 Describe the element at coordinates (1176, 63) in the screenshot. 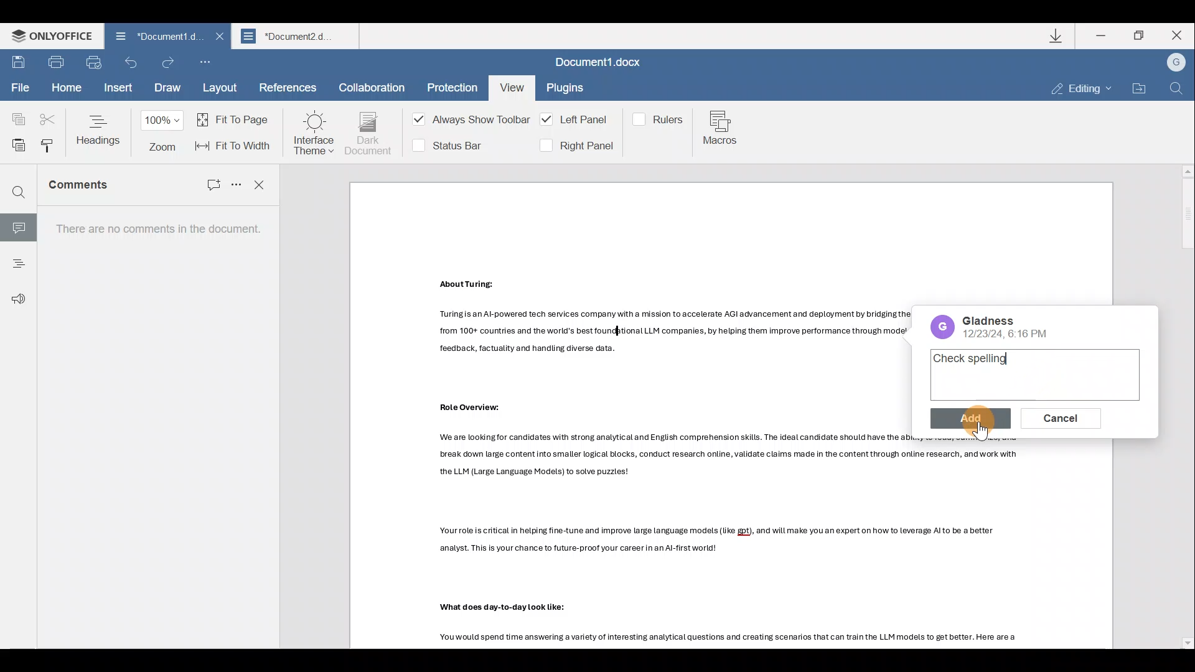

I see `Account name` at that location.